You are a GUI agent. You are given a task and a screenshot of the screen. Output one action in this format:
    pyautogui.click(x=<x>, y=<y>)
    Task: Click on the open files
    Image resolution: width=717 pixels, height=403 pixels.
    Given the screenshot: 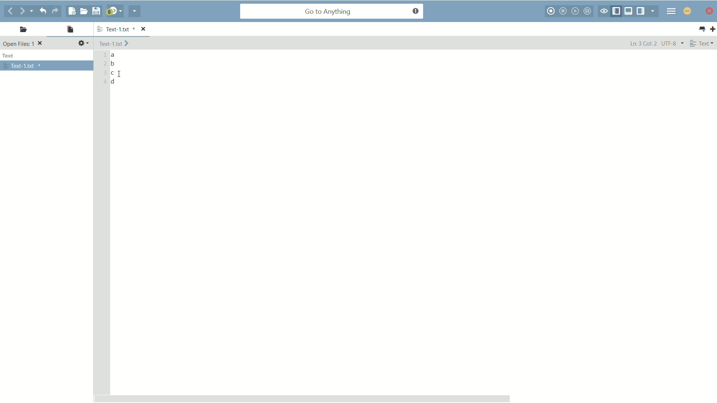 What is the action you would take?
    pyautogui.click(x=70, y=29)
    